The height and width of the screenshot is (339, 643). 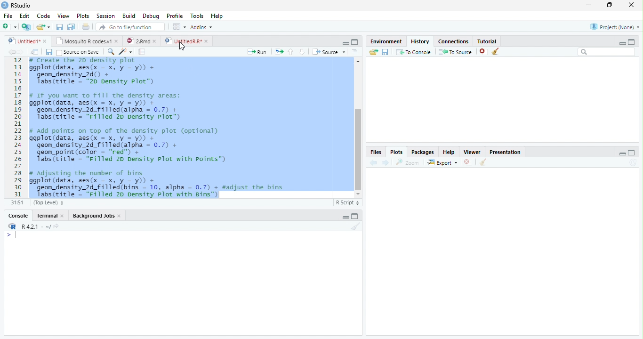 What do you see at coordinates (279, 51) in the screenshot?
I see `re-run the previous code` at bounding box center [279, 51].